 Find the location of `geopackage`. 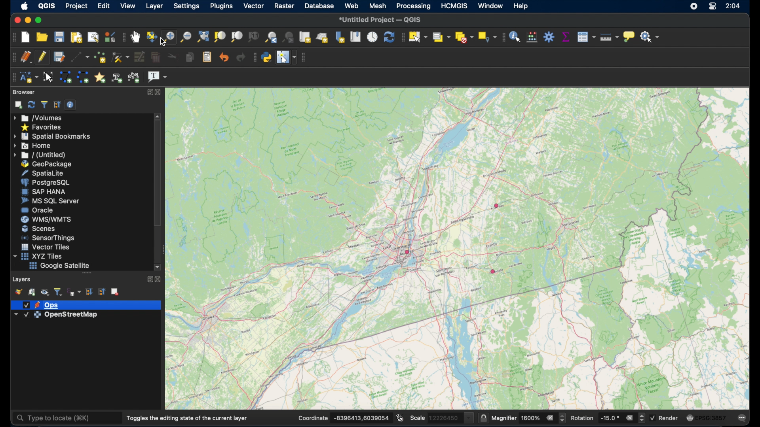

geopackage is located at coordinates (44, 164).